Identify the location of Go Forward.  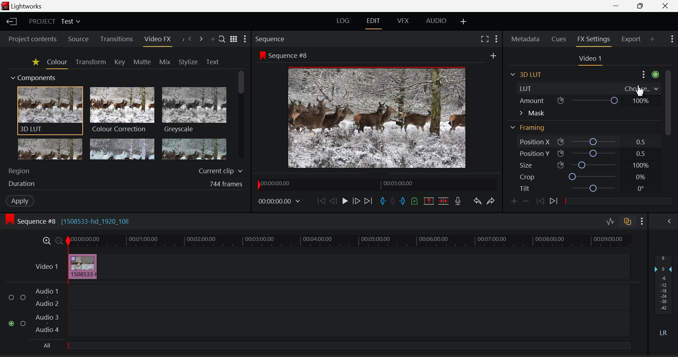
(357, 202).